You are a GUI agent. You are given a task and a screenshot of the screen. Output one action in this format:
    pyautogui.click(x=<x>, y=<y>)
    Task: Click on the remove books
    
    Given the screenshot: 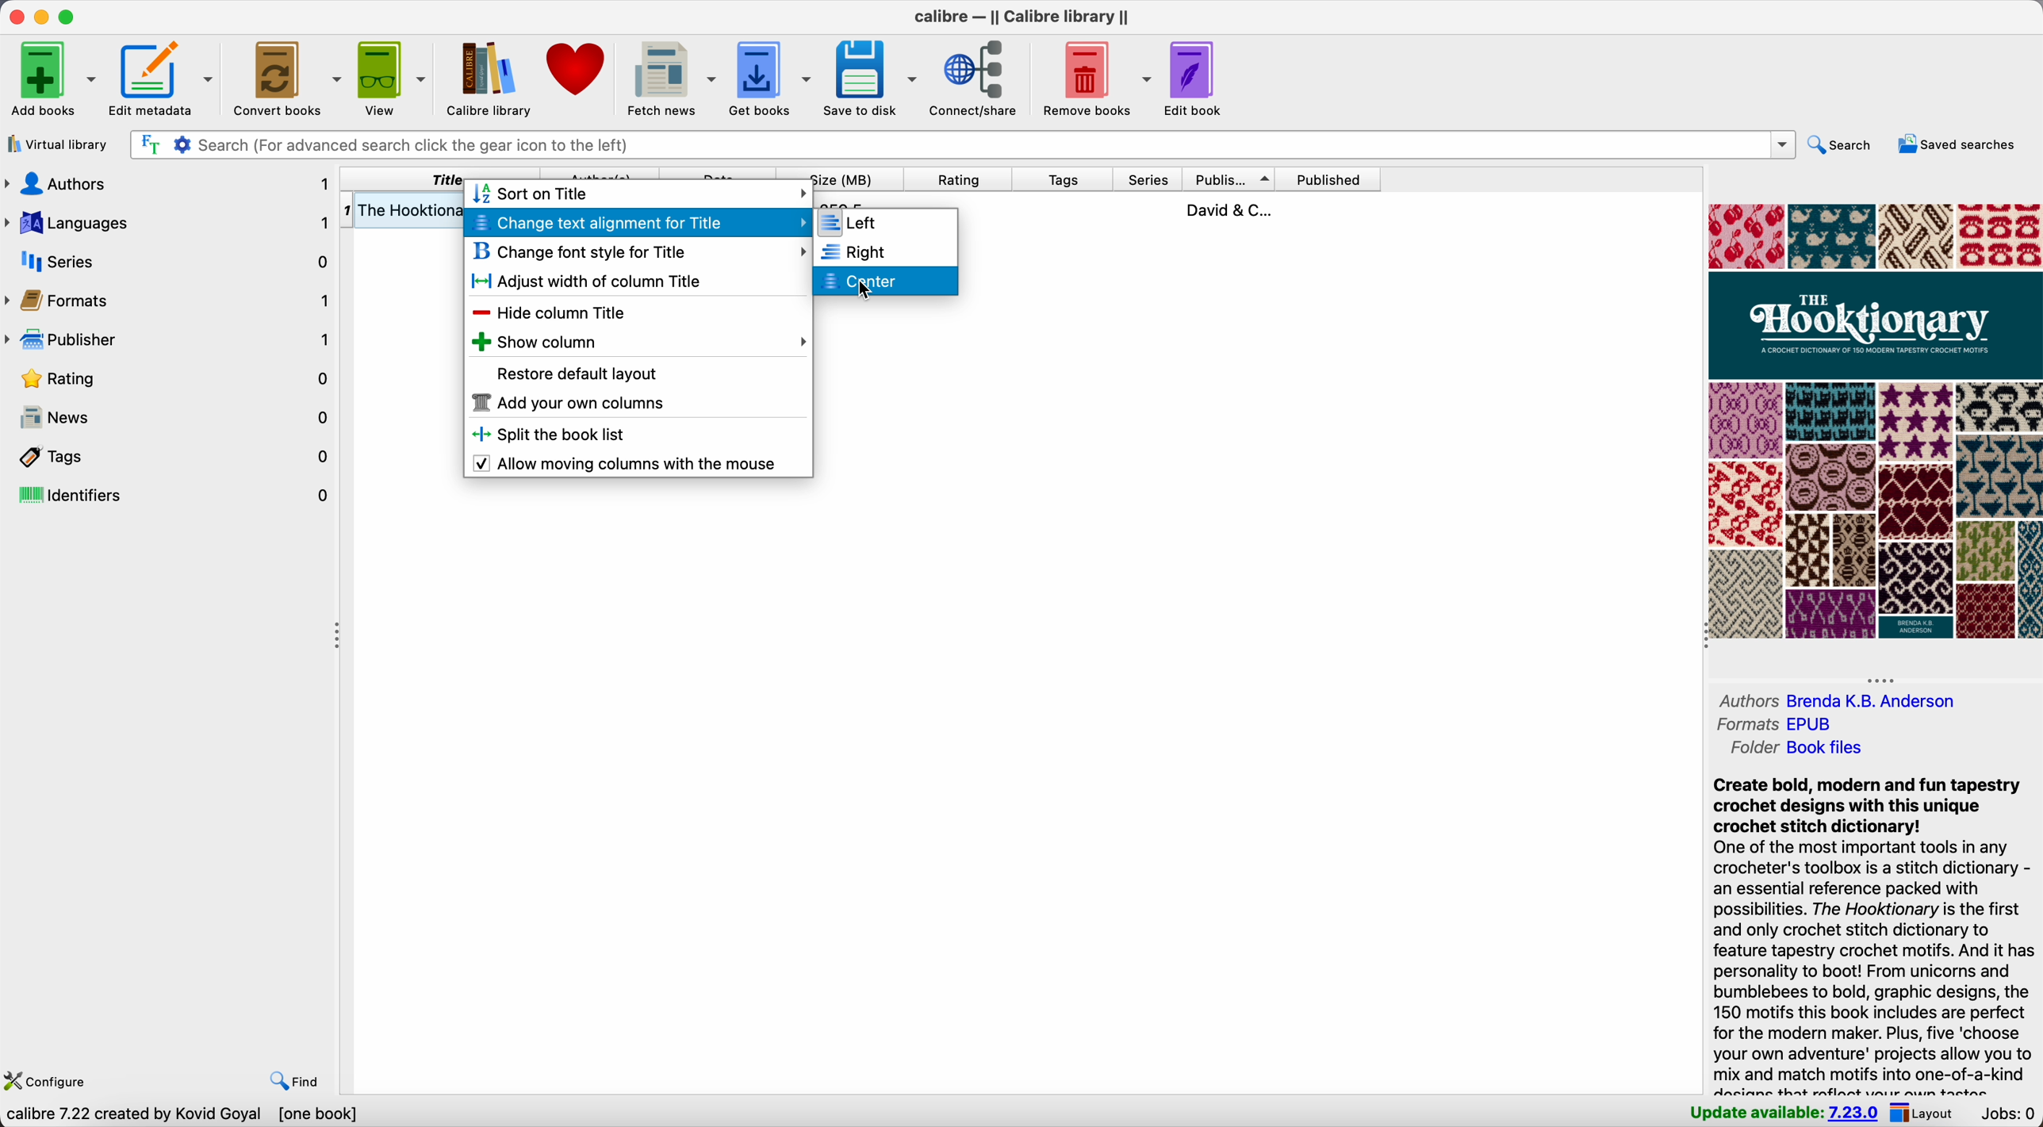 What is the action you would take?
    pyautogui.click(x=1094, y=79)
    